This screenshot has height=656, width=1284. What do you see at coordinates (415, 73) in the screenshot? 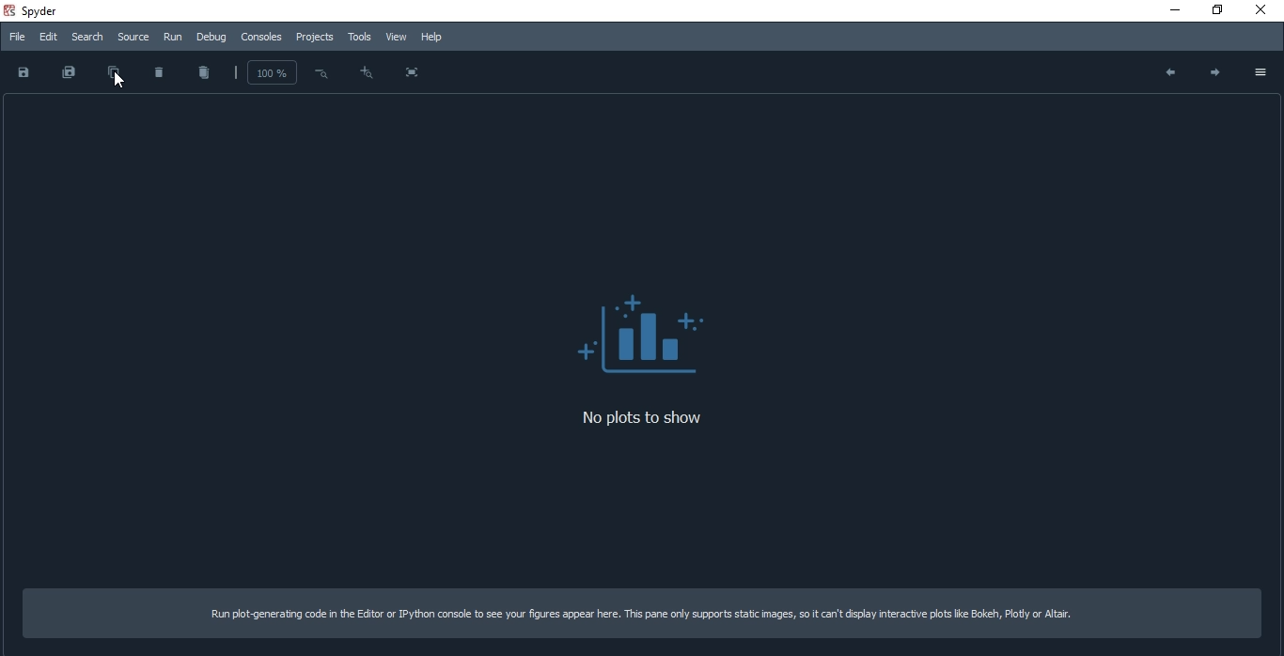
I see `fullscreen` at bounding box center [415, 73].